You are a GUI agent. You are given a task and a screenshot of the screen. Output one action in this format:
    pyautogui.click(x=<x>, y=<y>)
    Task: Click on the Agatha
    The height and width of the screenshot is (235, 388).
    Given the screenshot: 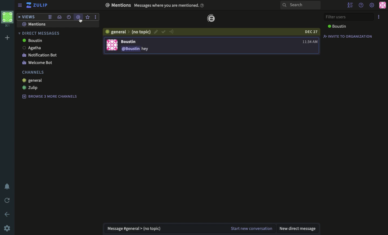 What is the action you would take?
    pyautogui.click(x=33, y=48)
    